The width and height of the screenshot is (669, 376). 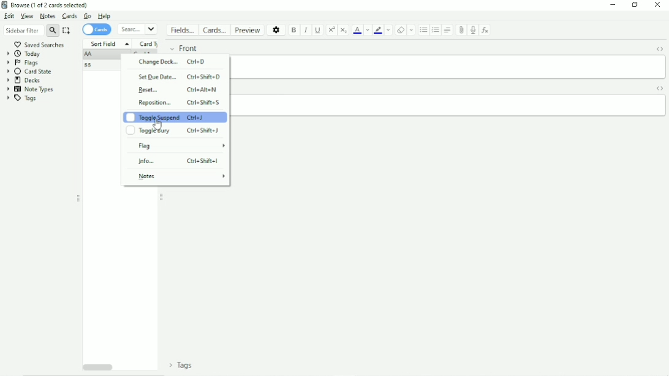 What do you see at coordinates (27, 17) in the screenshot?
I see `View` at bounding box center [27, 17].